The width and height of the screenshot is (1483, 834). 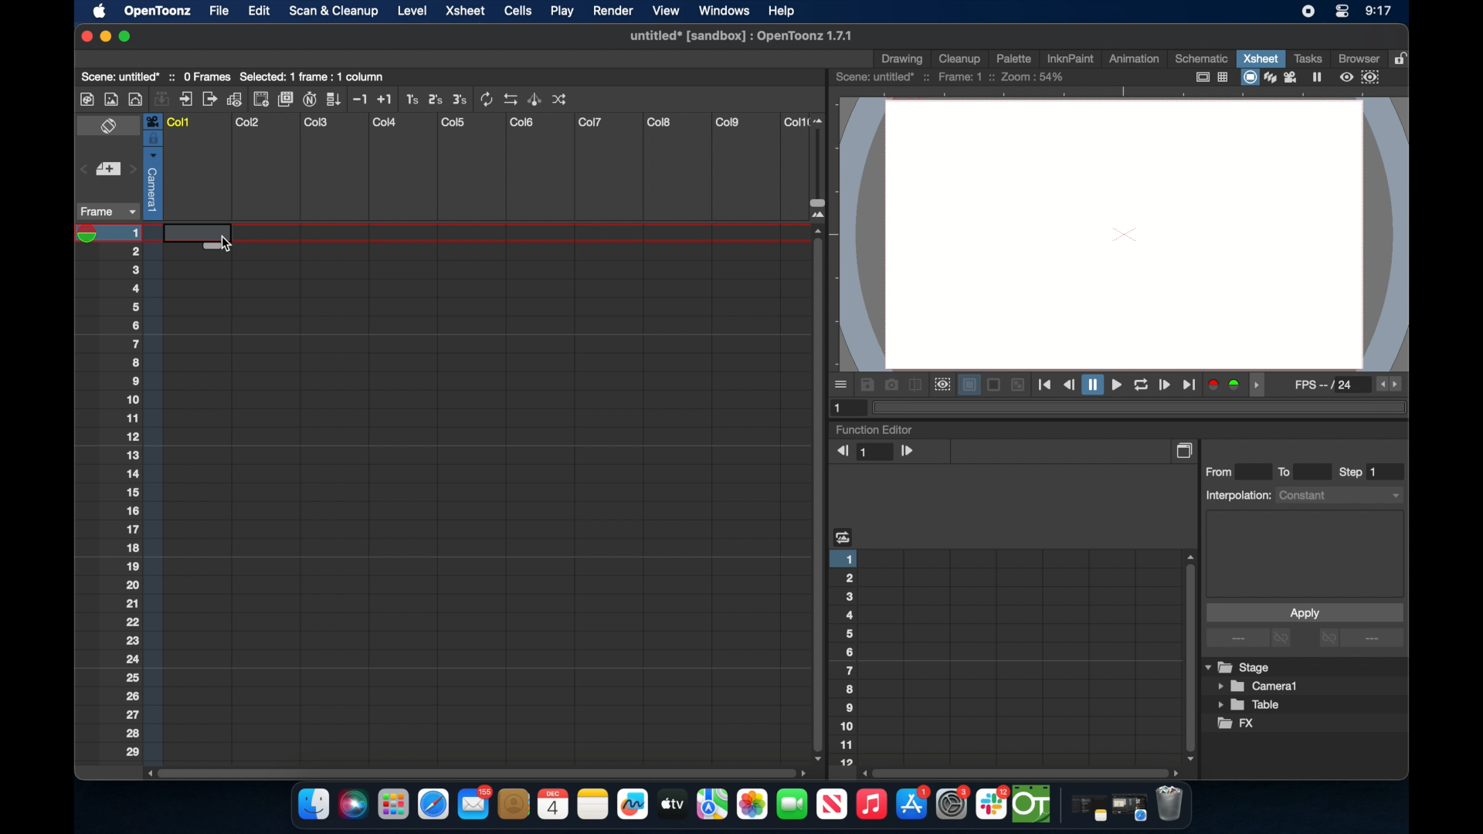 I want to click on file name, so click(x=738, y=36).